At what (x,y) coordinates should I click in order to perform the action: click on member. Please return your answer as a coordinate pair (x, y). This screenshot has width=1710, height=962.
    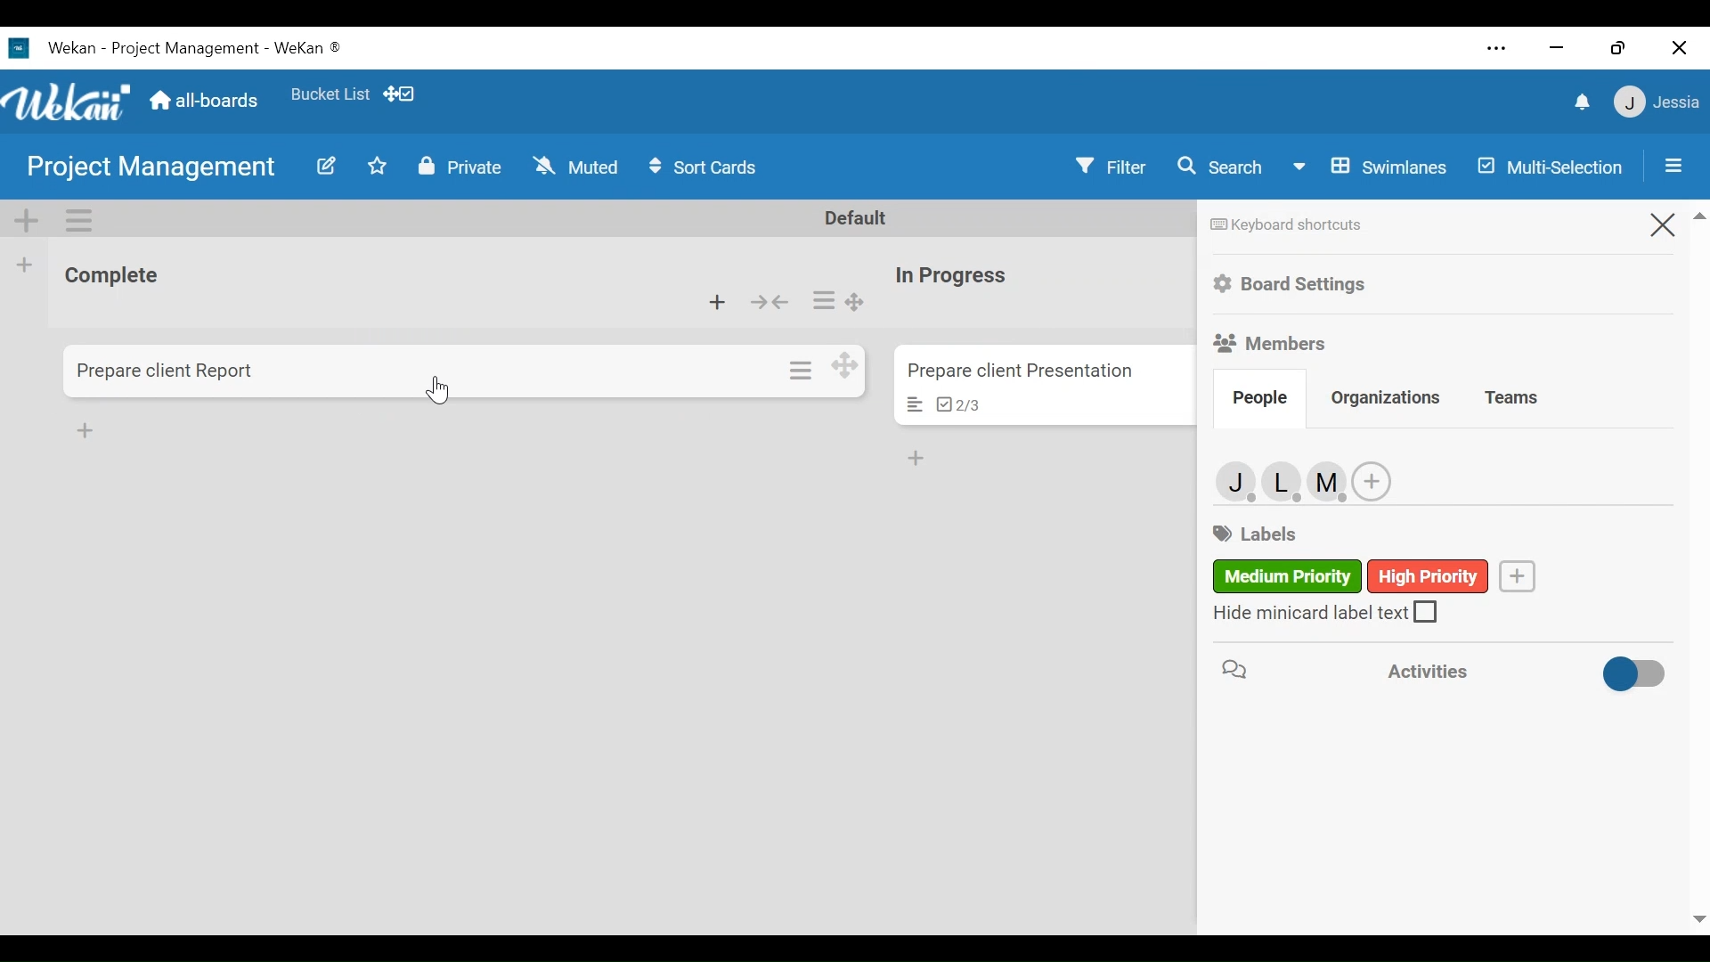
    Looking at the image, I should click on (1331, 480).